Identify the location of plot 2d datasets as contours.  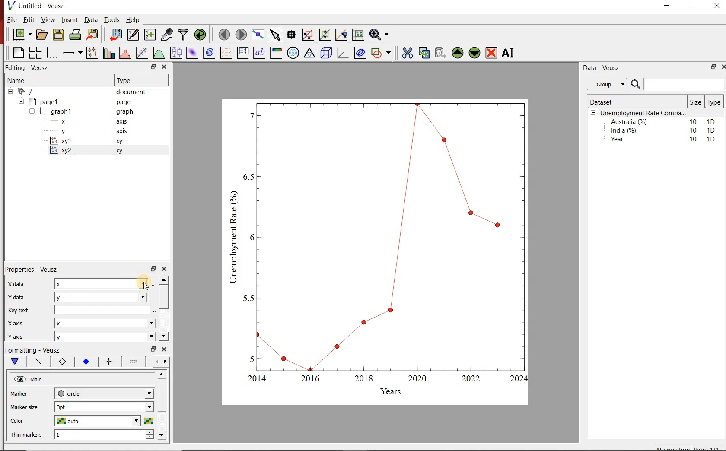
(208, 53).